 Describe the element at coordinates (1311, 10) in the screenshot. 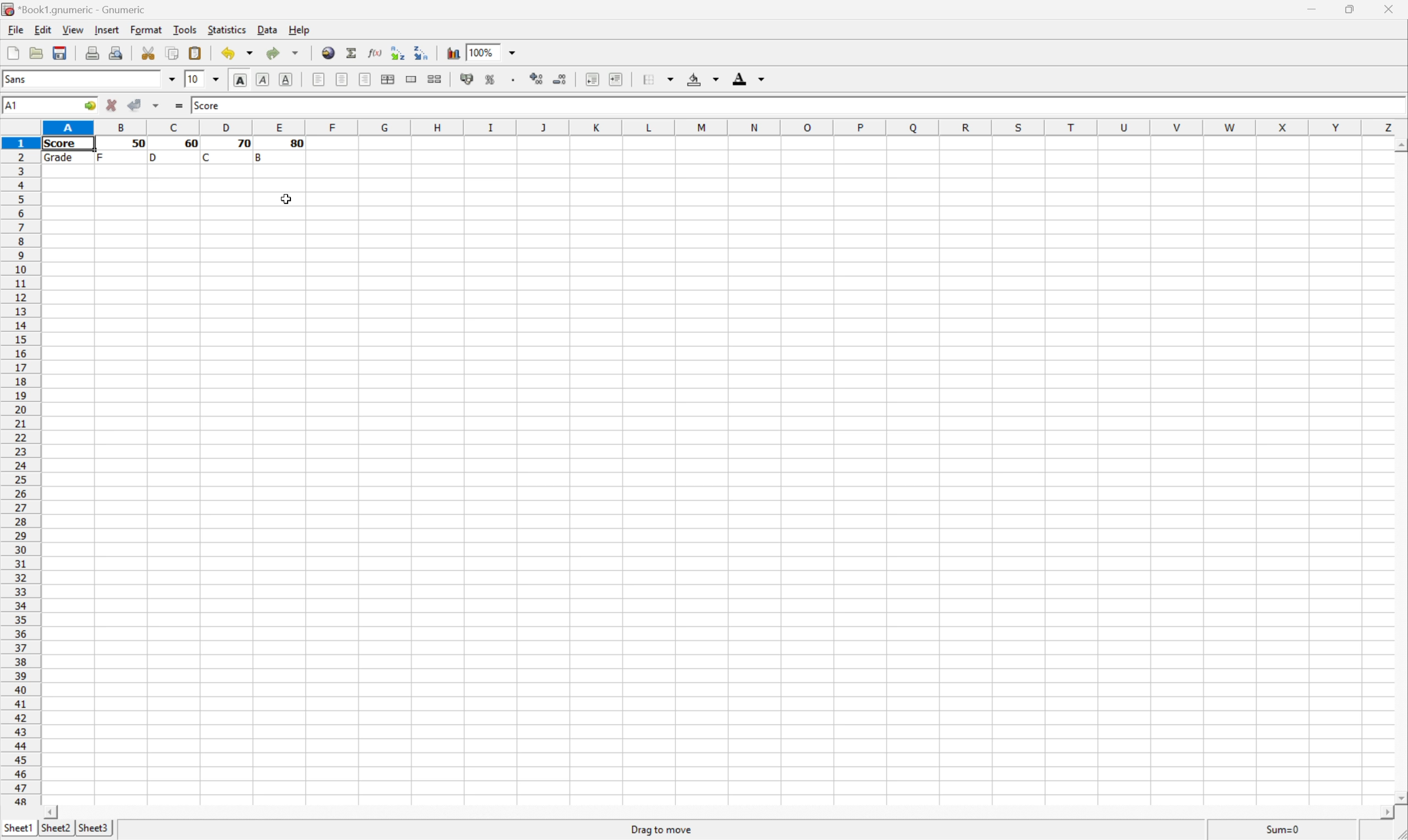

I see `Minimize` at that location.